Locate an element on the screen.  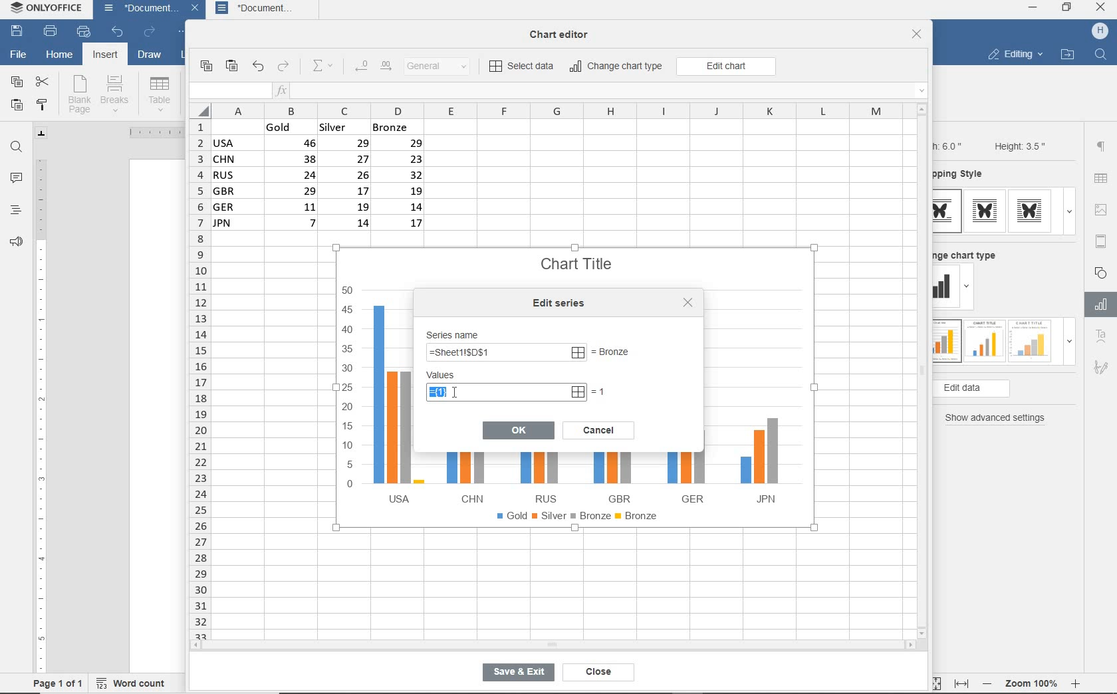
open file location is located at coordinates (1067, 55).